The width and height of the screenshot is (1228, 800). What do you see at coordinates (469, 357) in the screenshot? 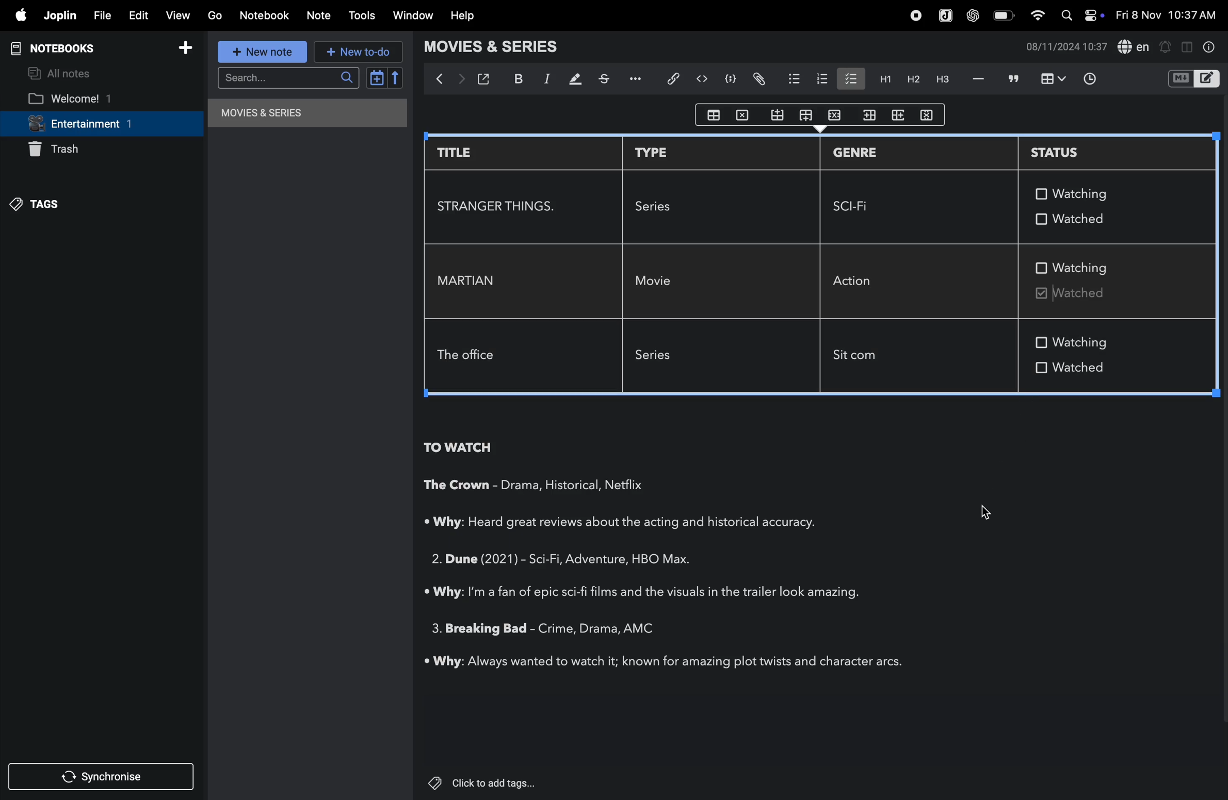
I see `the office` at bounding box center [469, 357].